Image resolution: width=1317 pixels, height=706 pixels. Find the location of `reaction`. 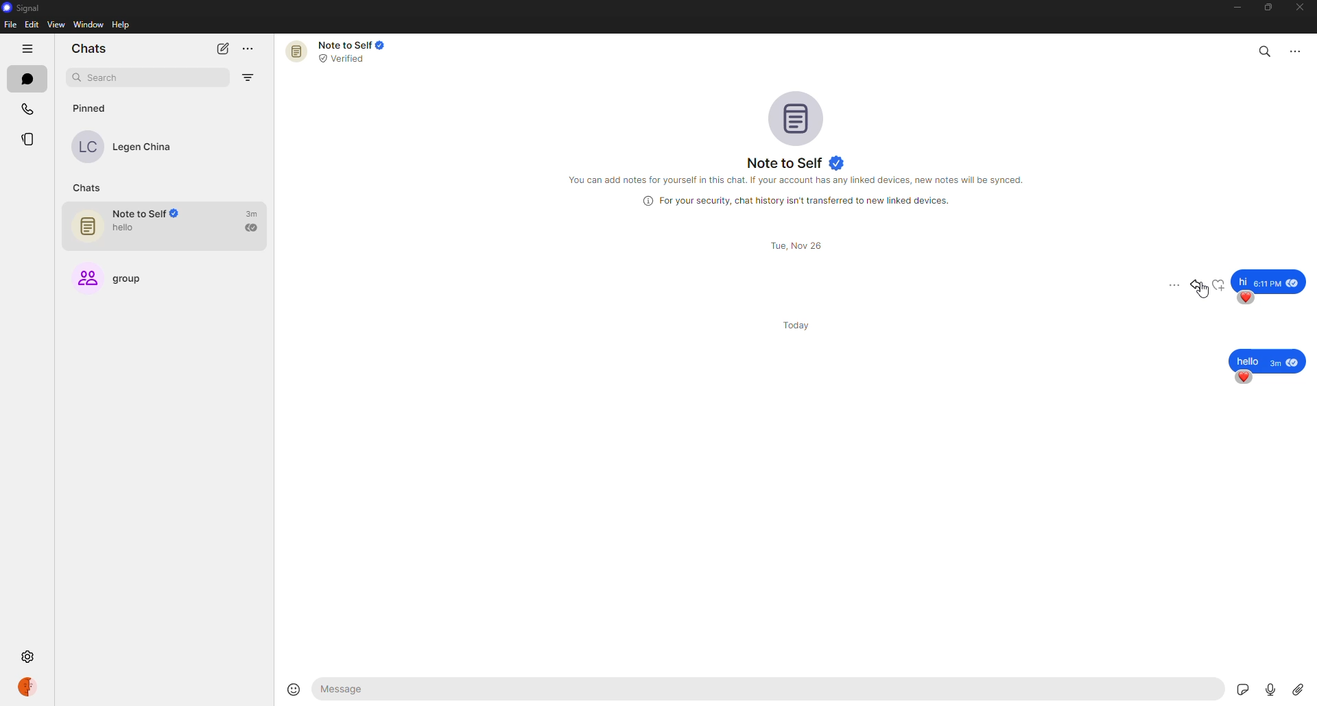

reaction is located at coordinates (1242, 378).